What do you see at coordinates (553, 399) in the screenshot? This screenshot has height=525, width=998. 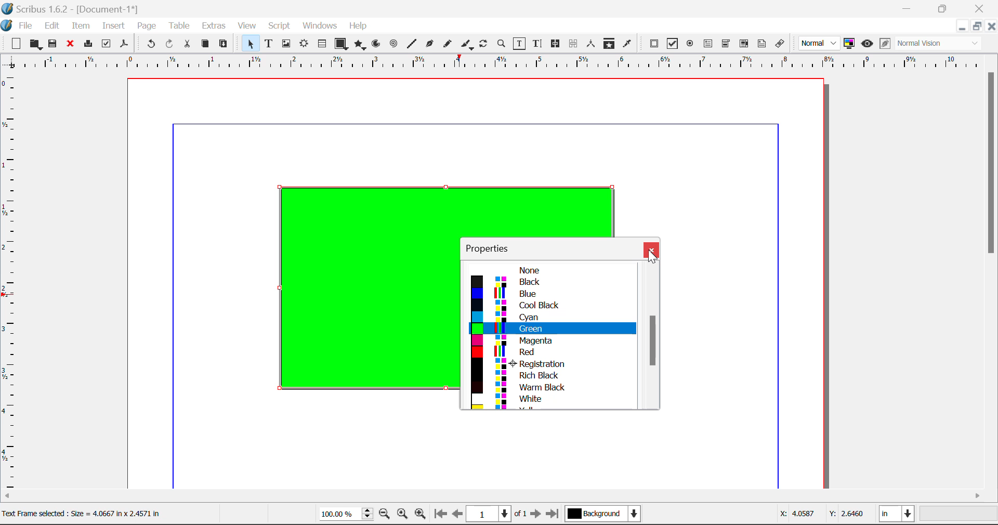 I see `White` at bounding box center [553, 399].